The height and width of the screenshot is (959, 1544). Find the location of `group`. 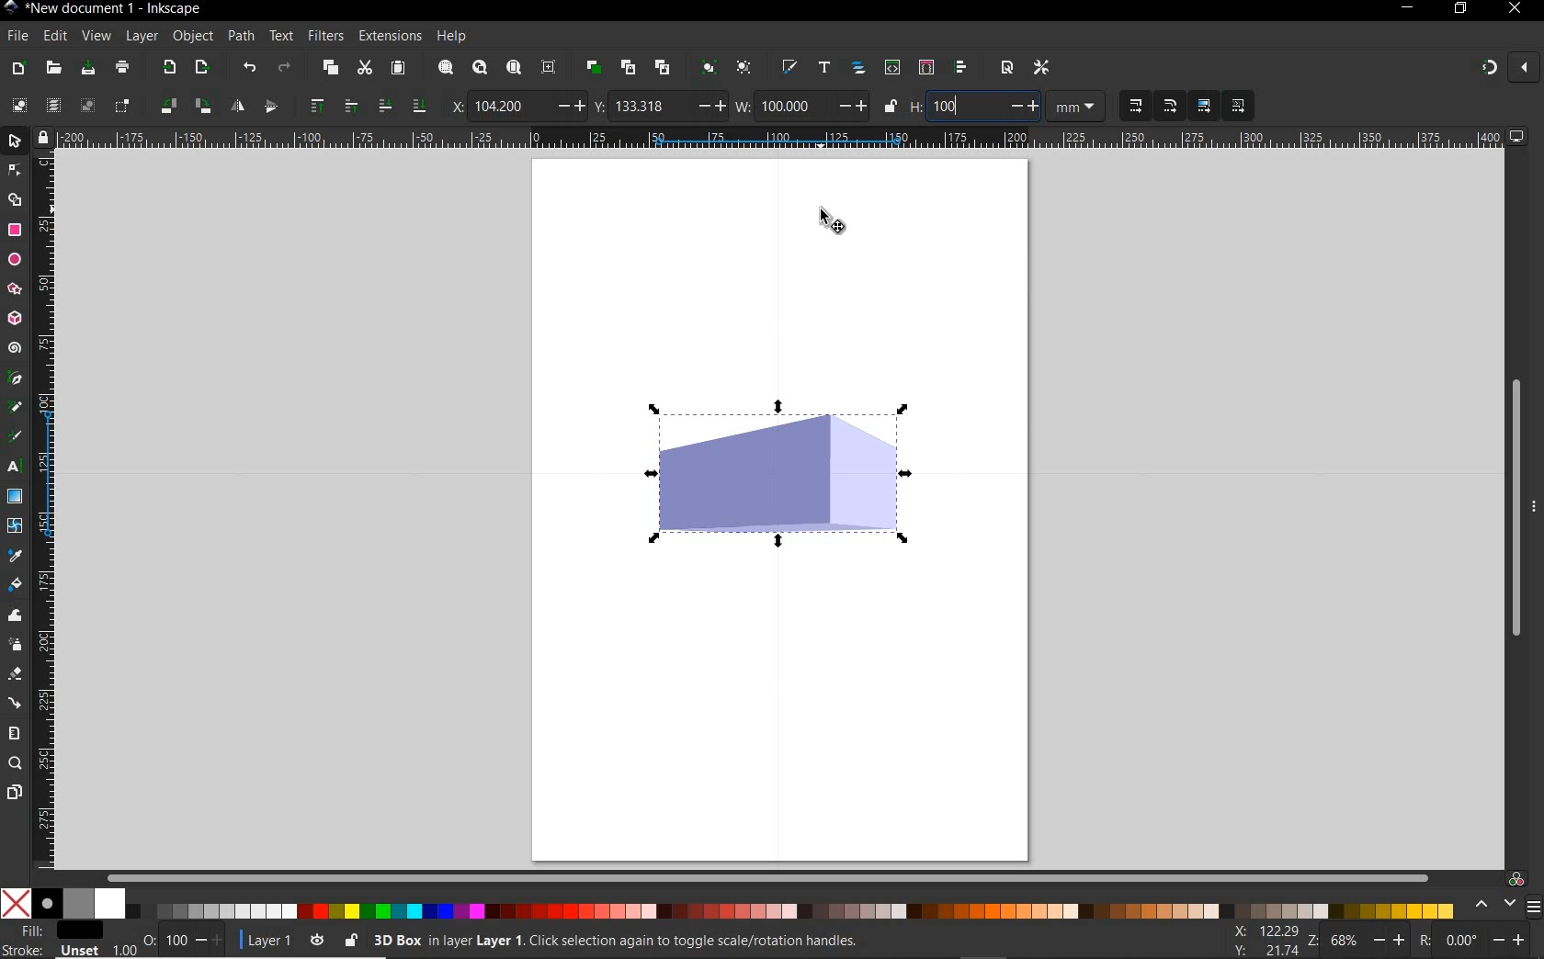

group is located at coordinates (707, 66).